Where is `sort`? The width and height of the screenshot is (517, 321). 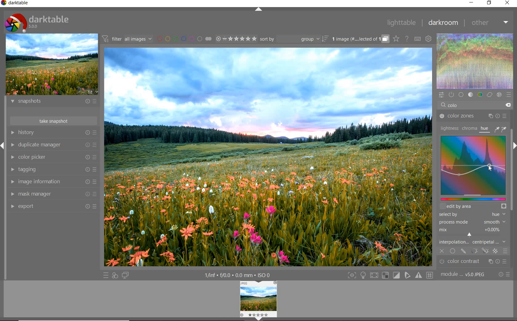
sort is located at coordinates (294, 40).